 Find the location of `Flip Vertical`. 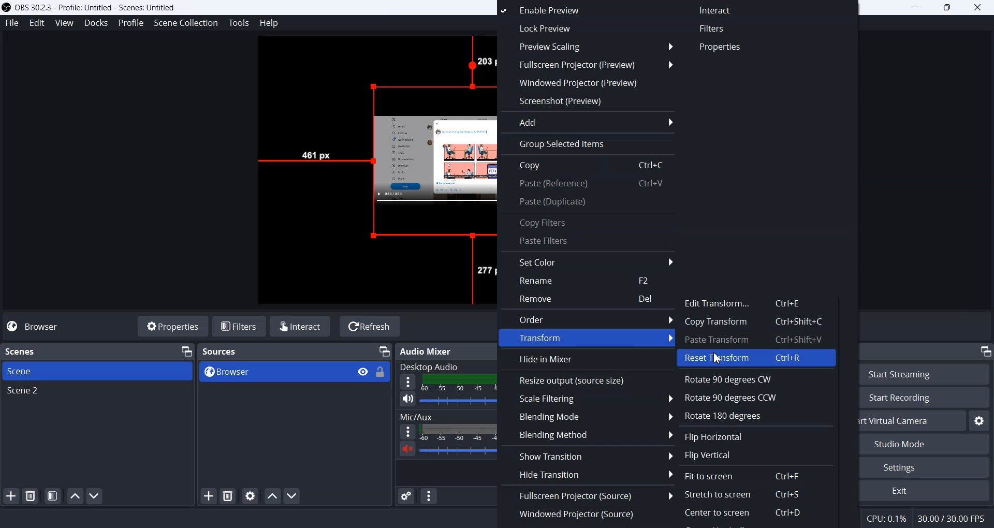

Flip Vertical is located at coordinates (712, 454).